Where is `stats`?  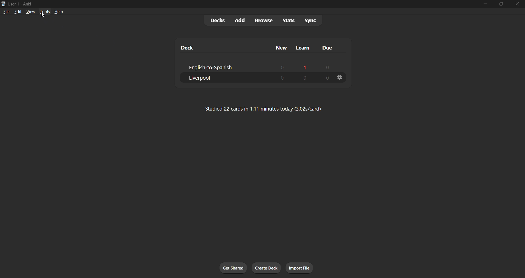 stats is located at coordinates (286, 20).